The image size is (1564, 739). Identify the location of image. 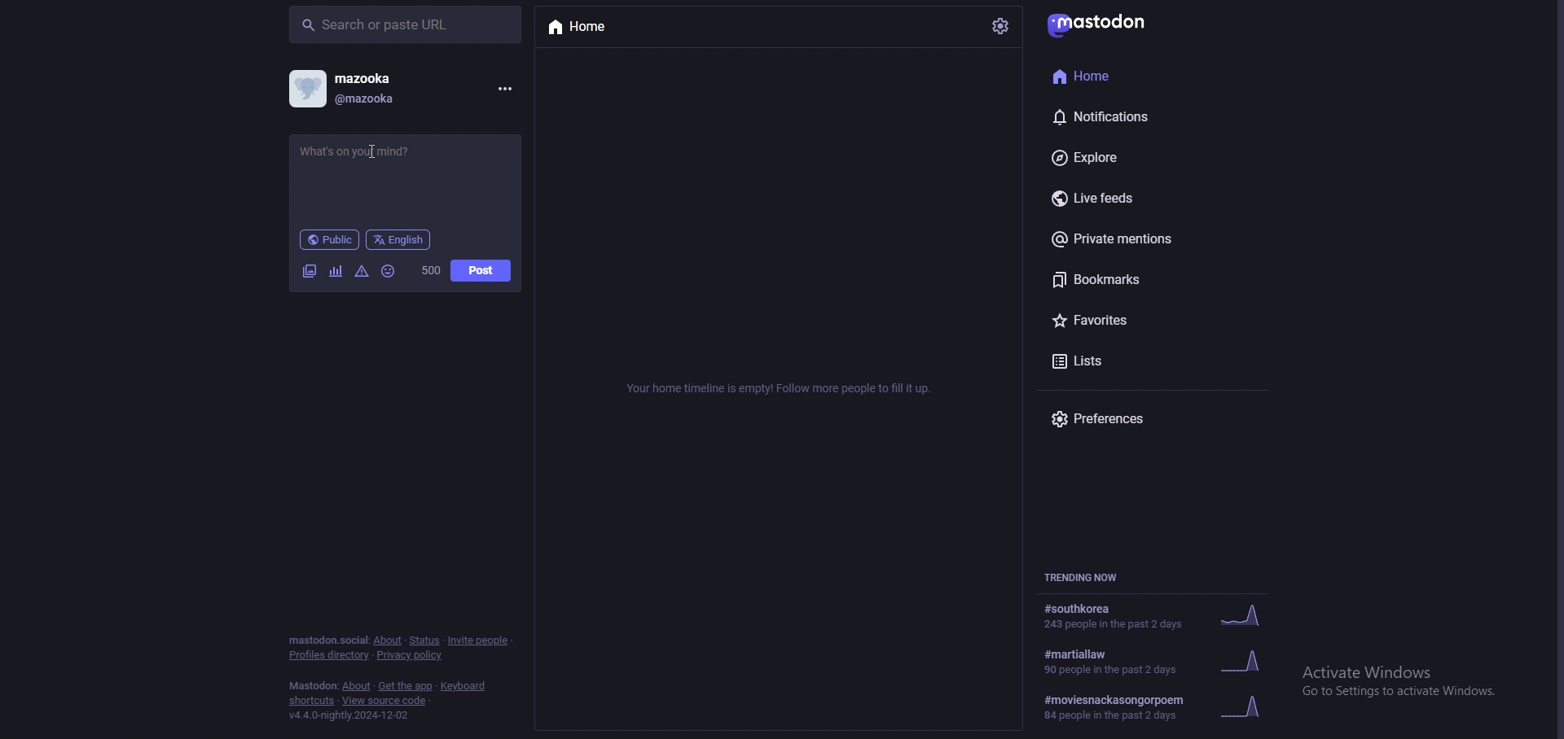
(310, 271).